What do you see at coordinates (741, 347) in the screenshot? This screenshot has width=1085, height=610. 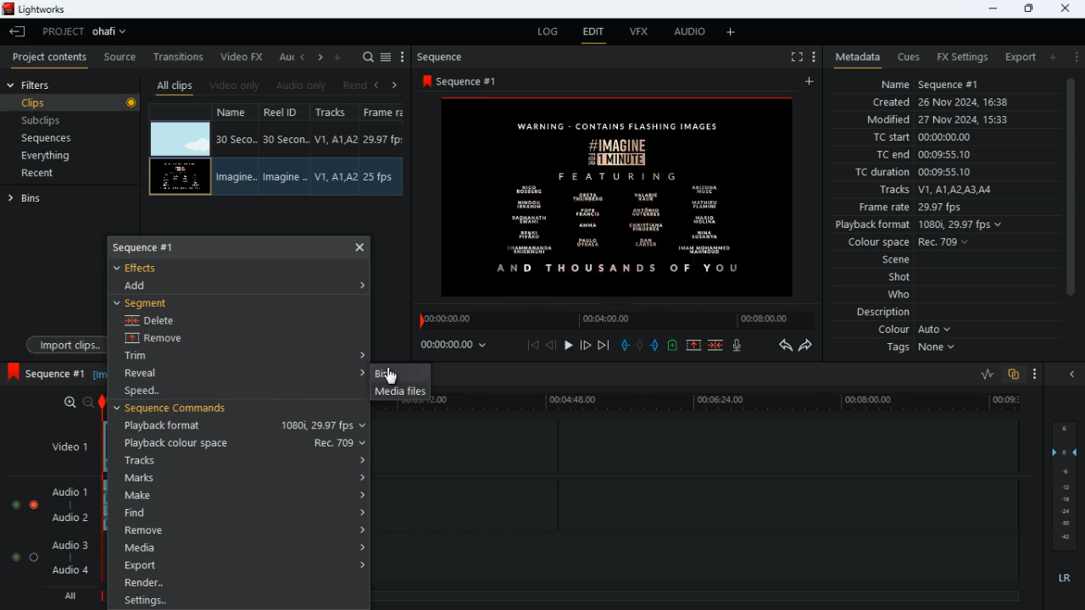 I see `mic` at bounding box center [741, 347].